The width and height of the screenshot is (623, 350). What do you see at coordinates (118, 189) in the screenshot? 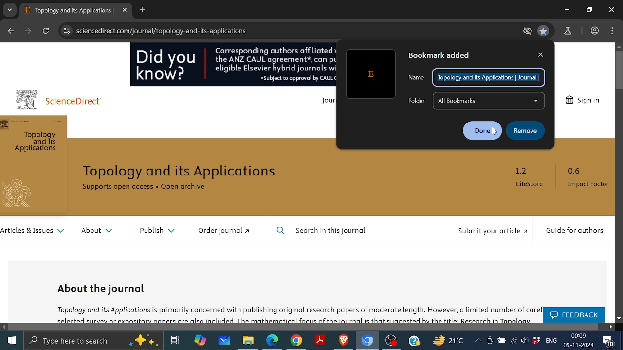
I see `support open access` at bounding box center [118, 189].